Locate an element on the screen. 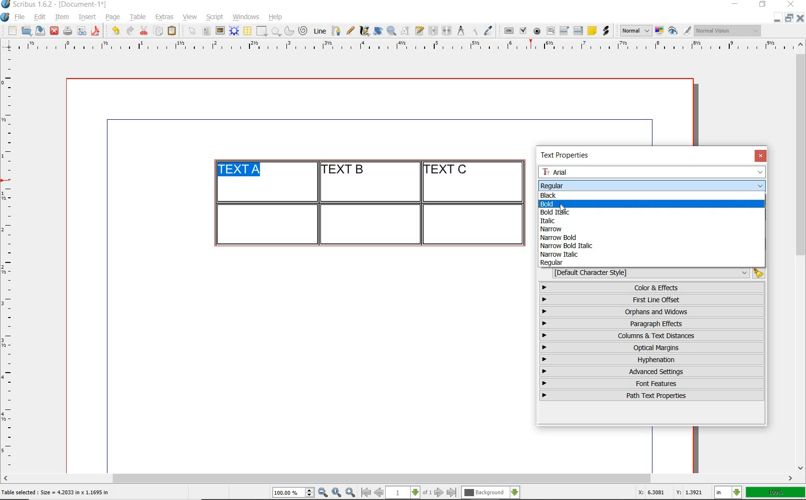 This screenshot has height=500, width=806. system logo is located at coordinates (6, 17).